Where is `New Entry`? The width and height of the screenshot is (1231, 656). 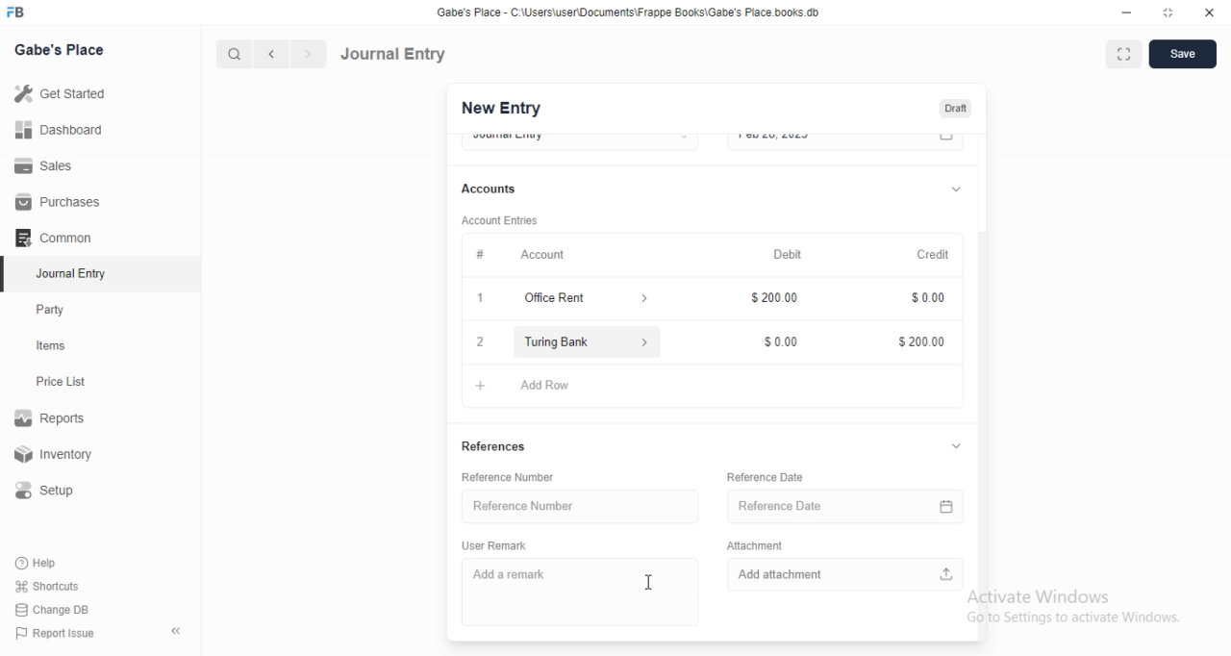
New Entry is located at coordinates (501, 109).